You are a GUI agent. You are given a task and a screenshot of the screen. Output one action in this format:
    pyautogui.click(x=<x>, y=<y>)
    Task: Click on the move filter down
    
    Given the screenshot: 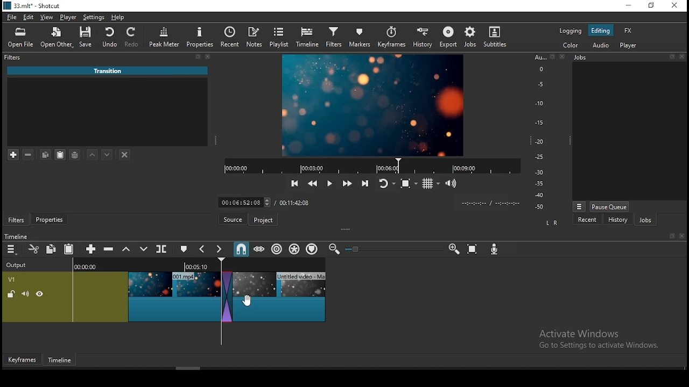 What is the action you would take?
    pyautogui.click(x=111, y=154)
    